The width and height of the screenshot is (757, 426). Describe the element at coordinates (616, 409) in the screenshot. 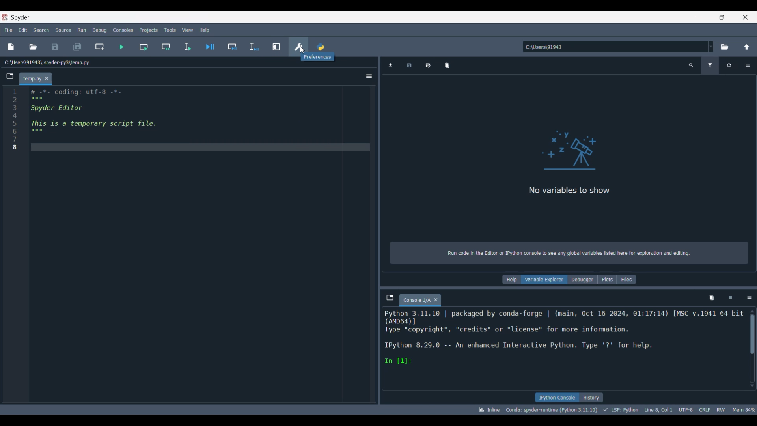

I see `Details of current code` at that location.